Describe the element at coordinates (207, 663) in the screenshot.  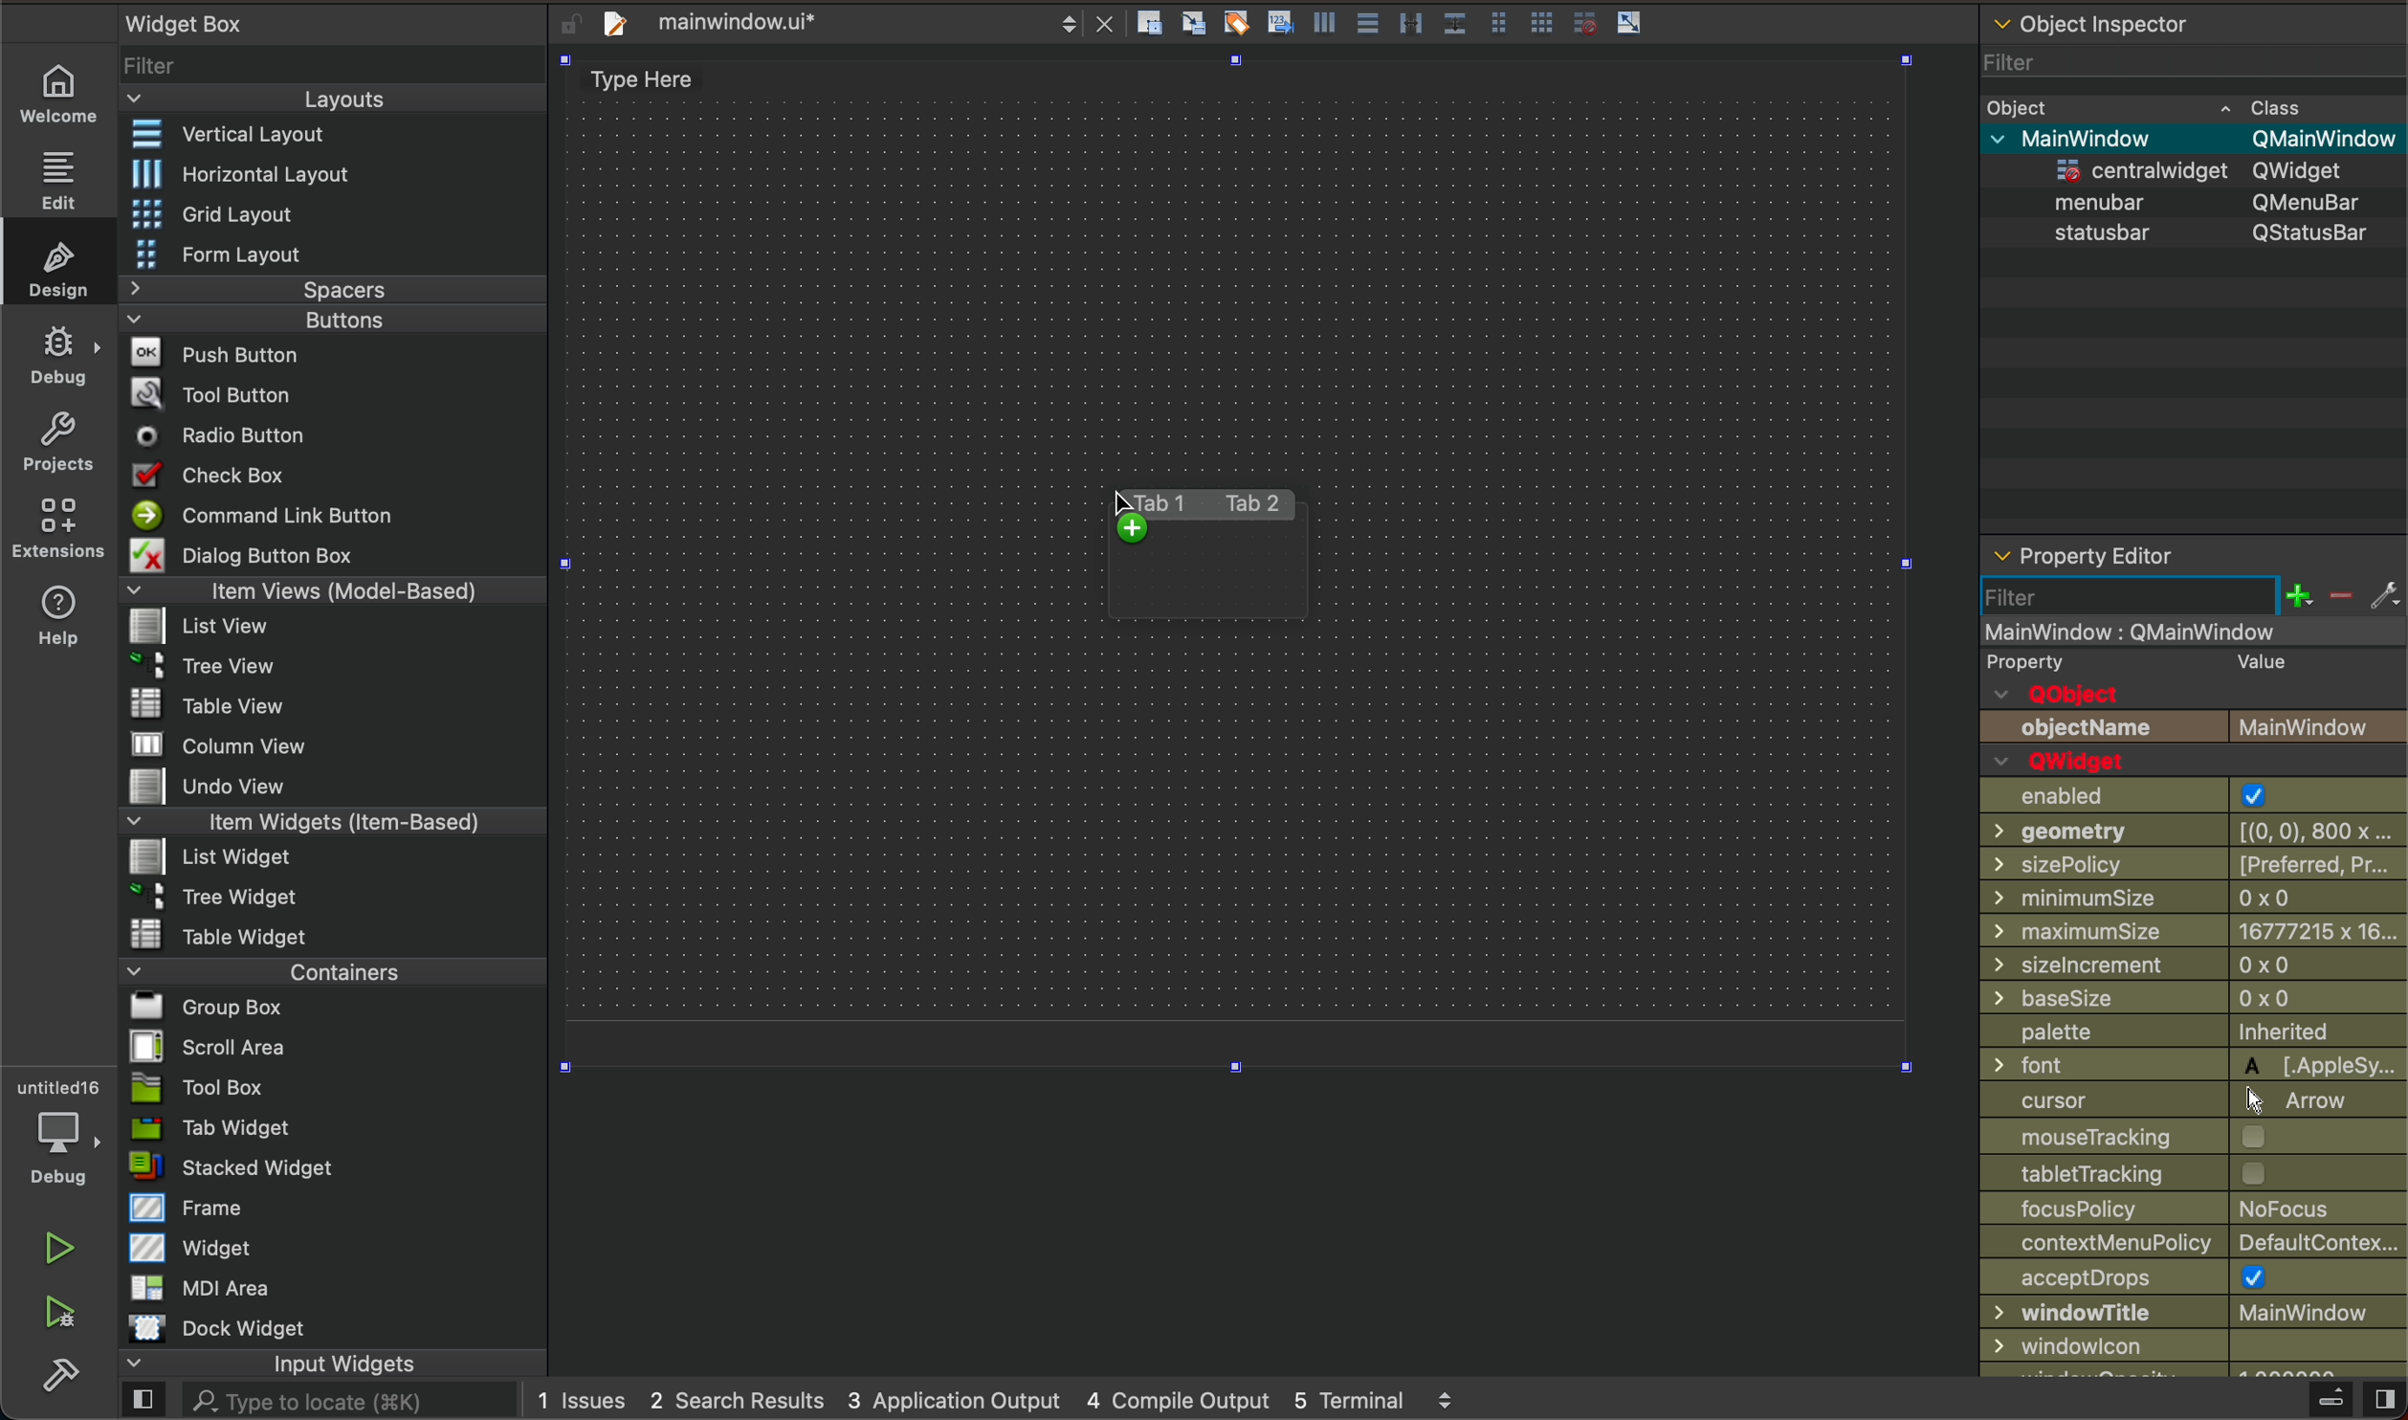
I see ` Tree View` at that location.